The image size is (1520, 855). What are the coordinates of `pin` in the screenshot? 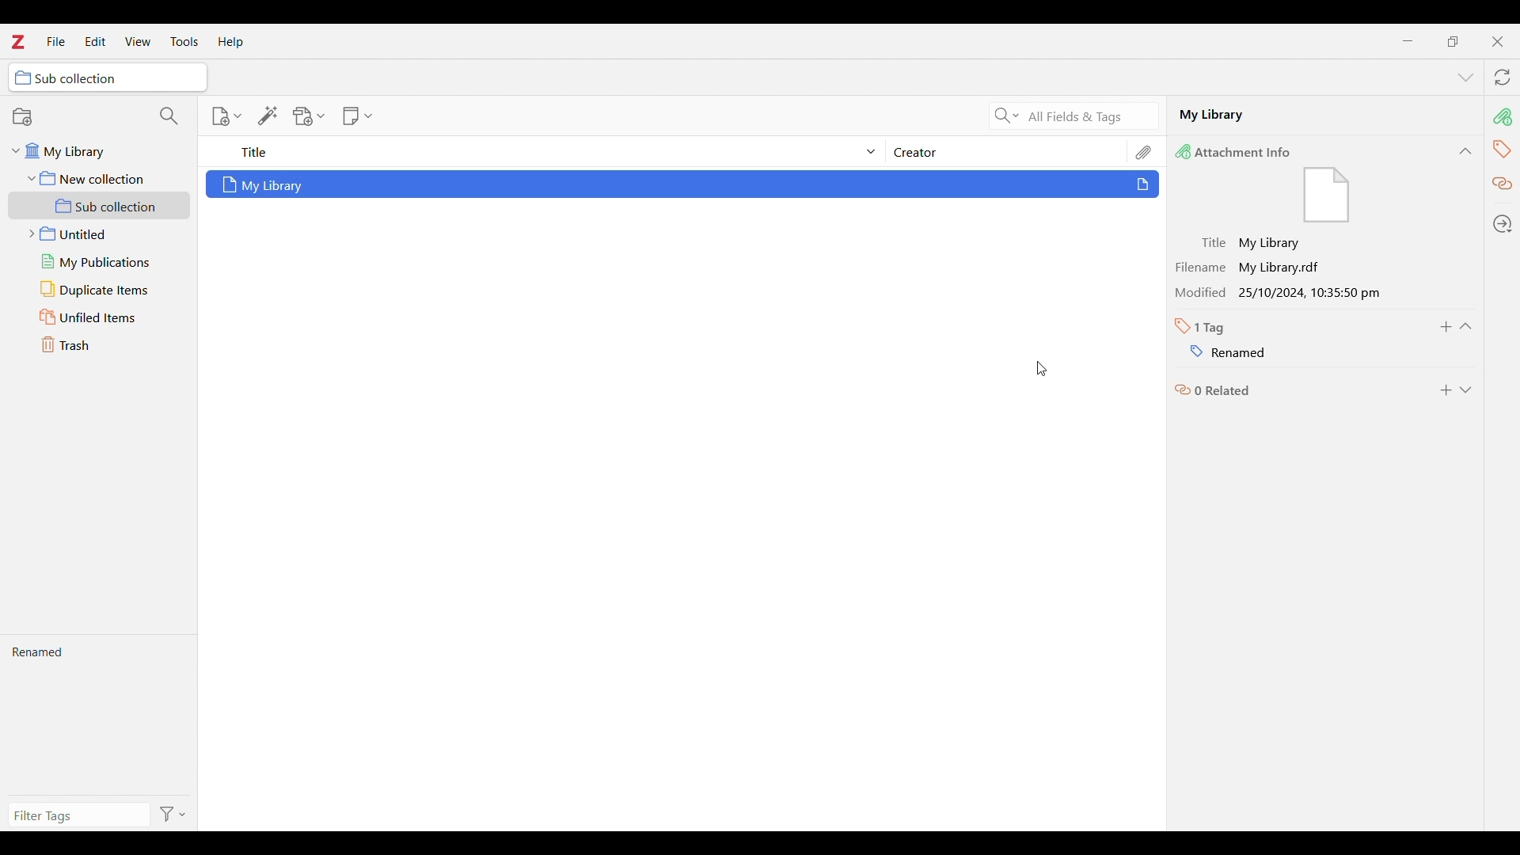 It's located at (1502, 116).